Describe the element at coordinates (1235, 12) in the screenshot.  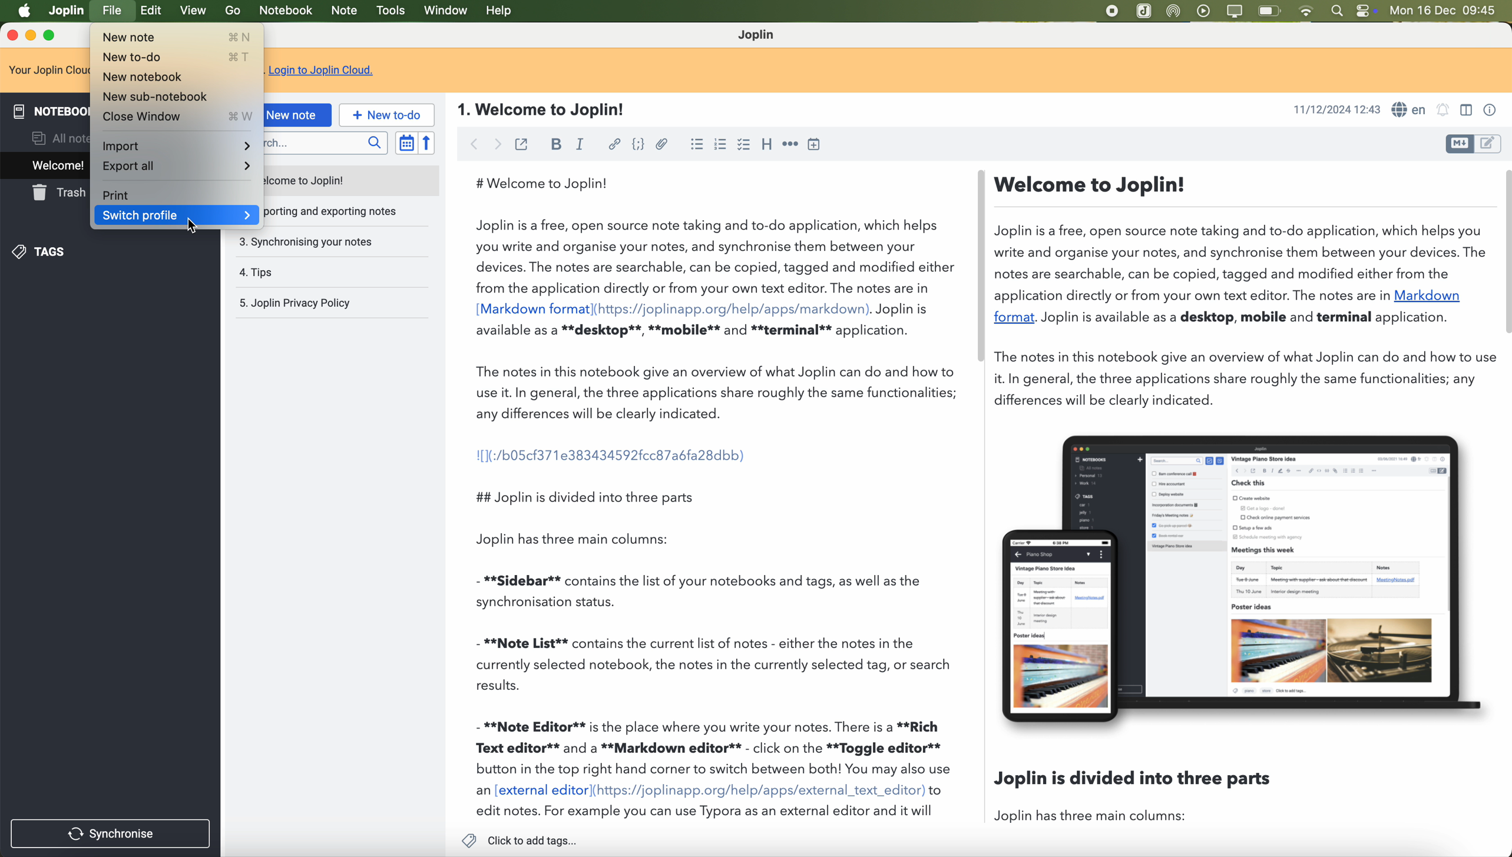
I see `screen` at that location.